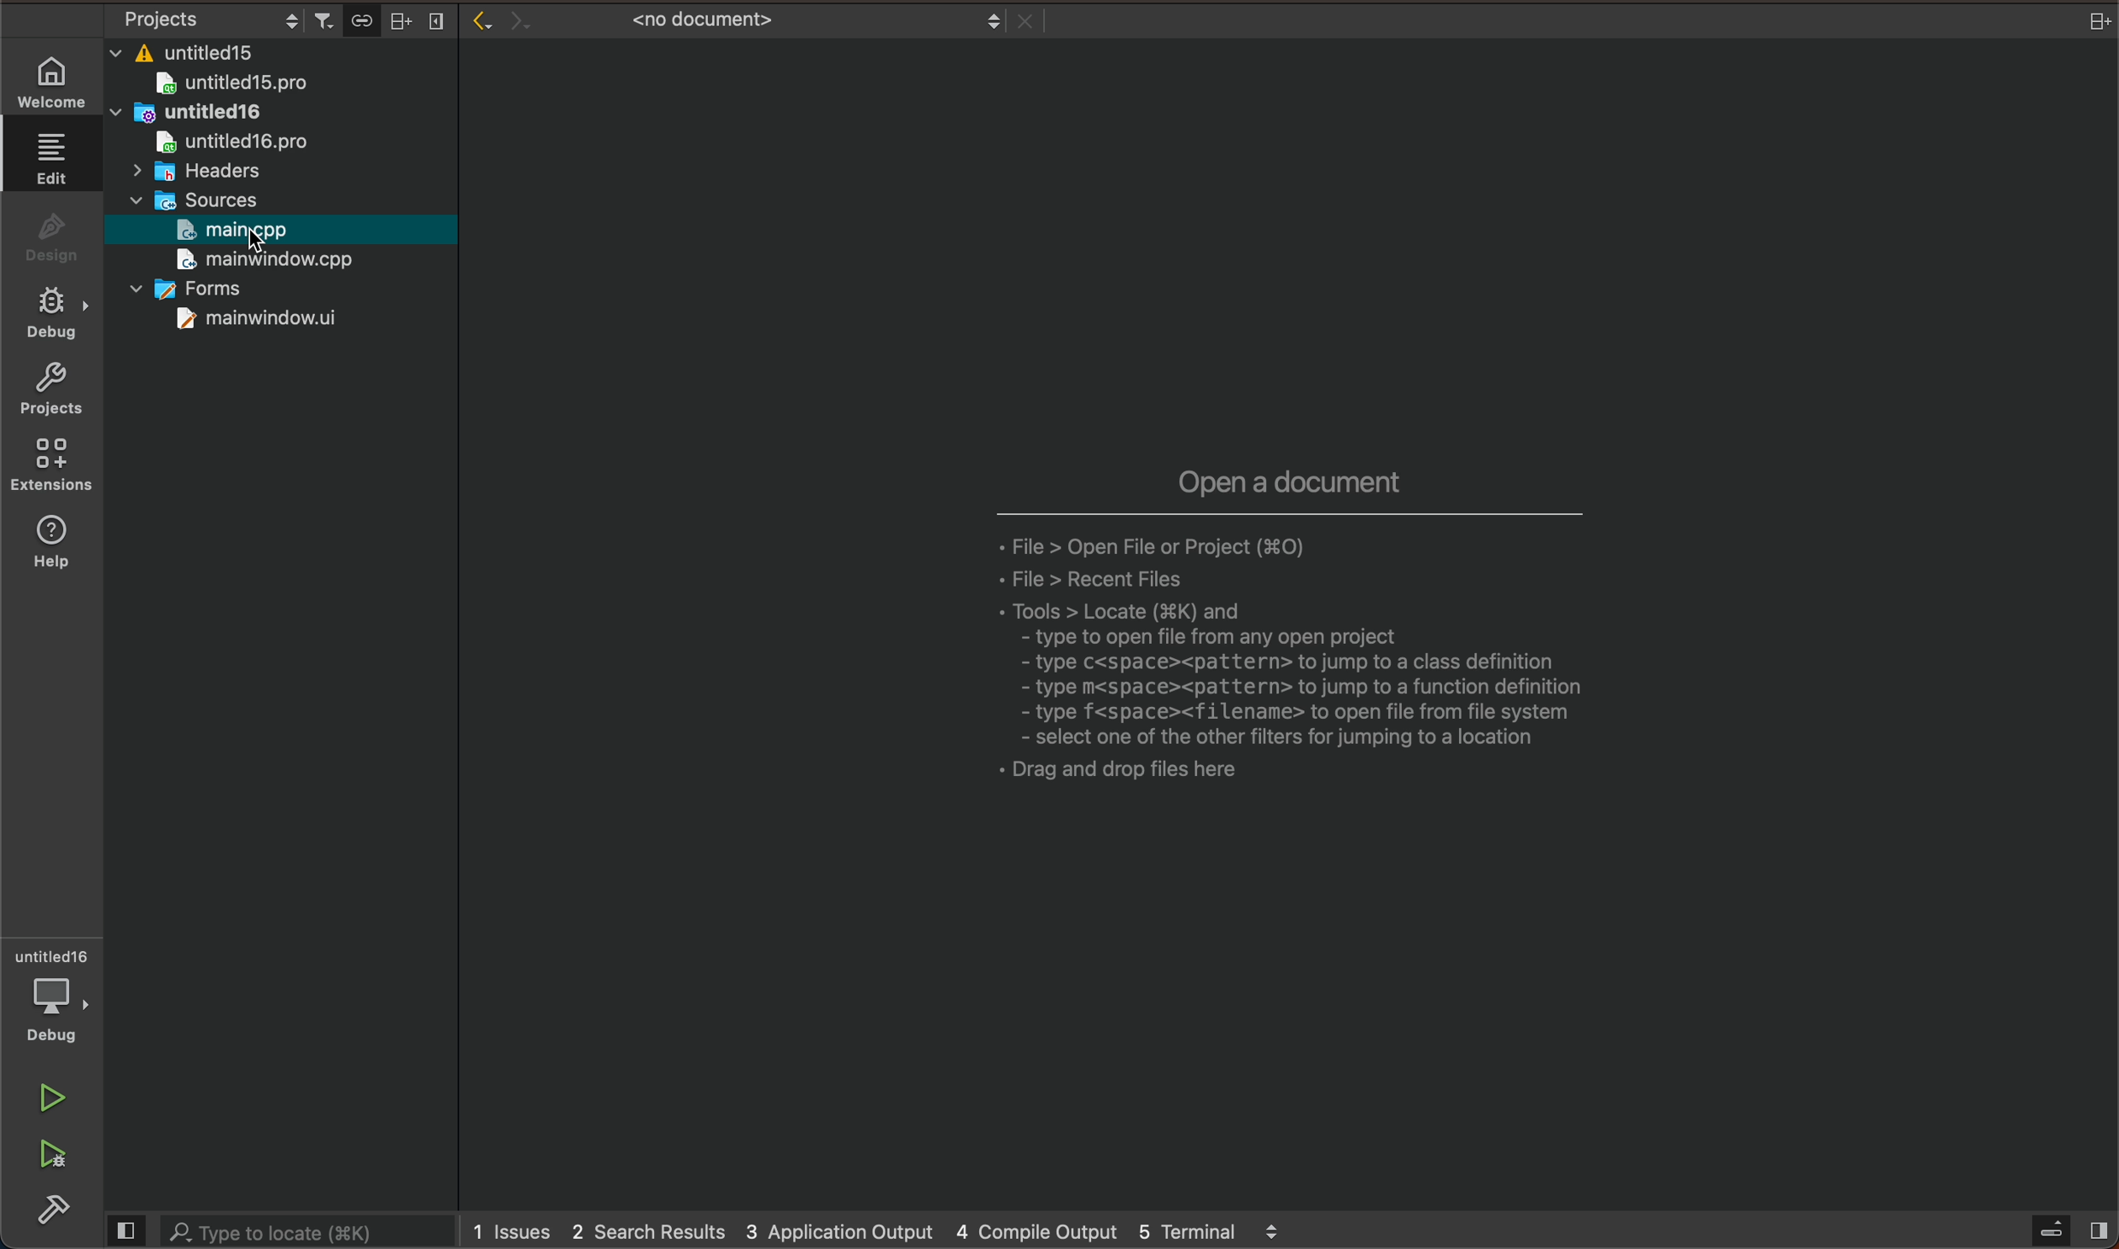  I want to click on mainwindow, so click(258, 319).